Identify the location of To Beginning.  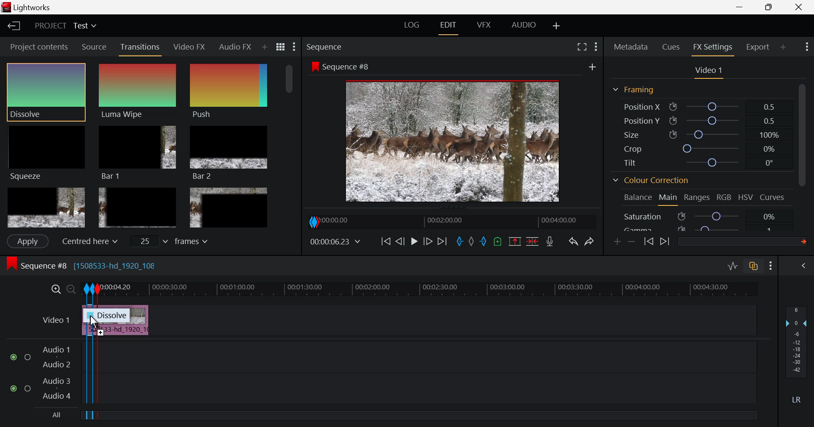
(385, 242).